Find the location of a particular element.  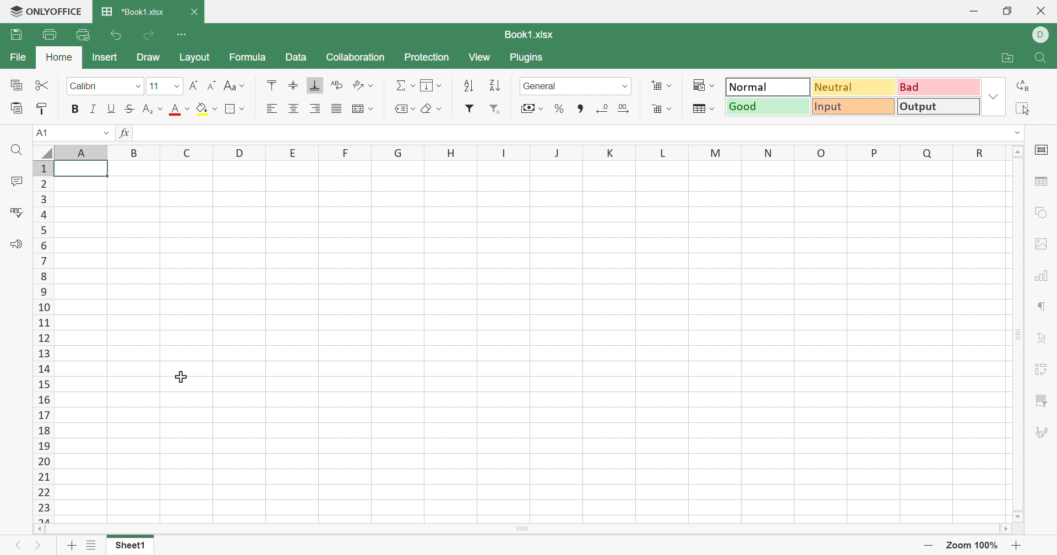

Replace is located at coordinates (1026, 87).